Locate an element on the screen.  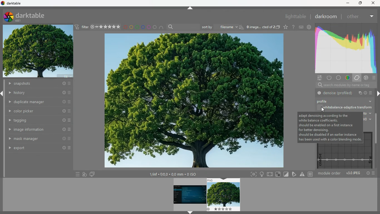
search is located at coordinates (351, 85).